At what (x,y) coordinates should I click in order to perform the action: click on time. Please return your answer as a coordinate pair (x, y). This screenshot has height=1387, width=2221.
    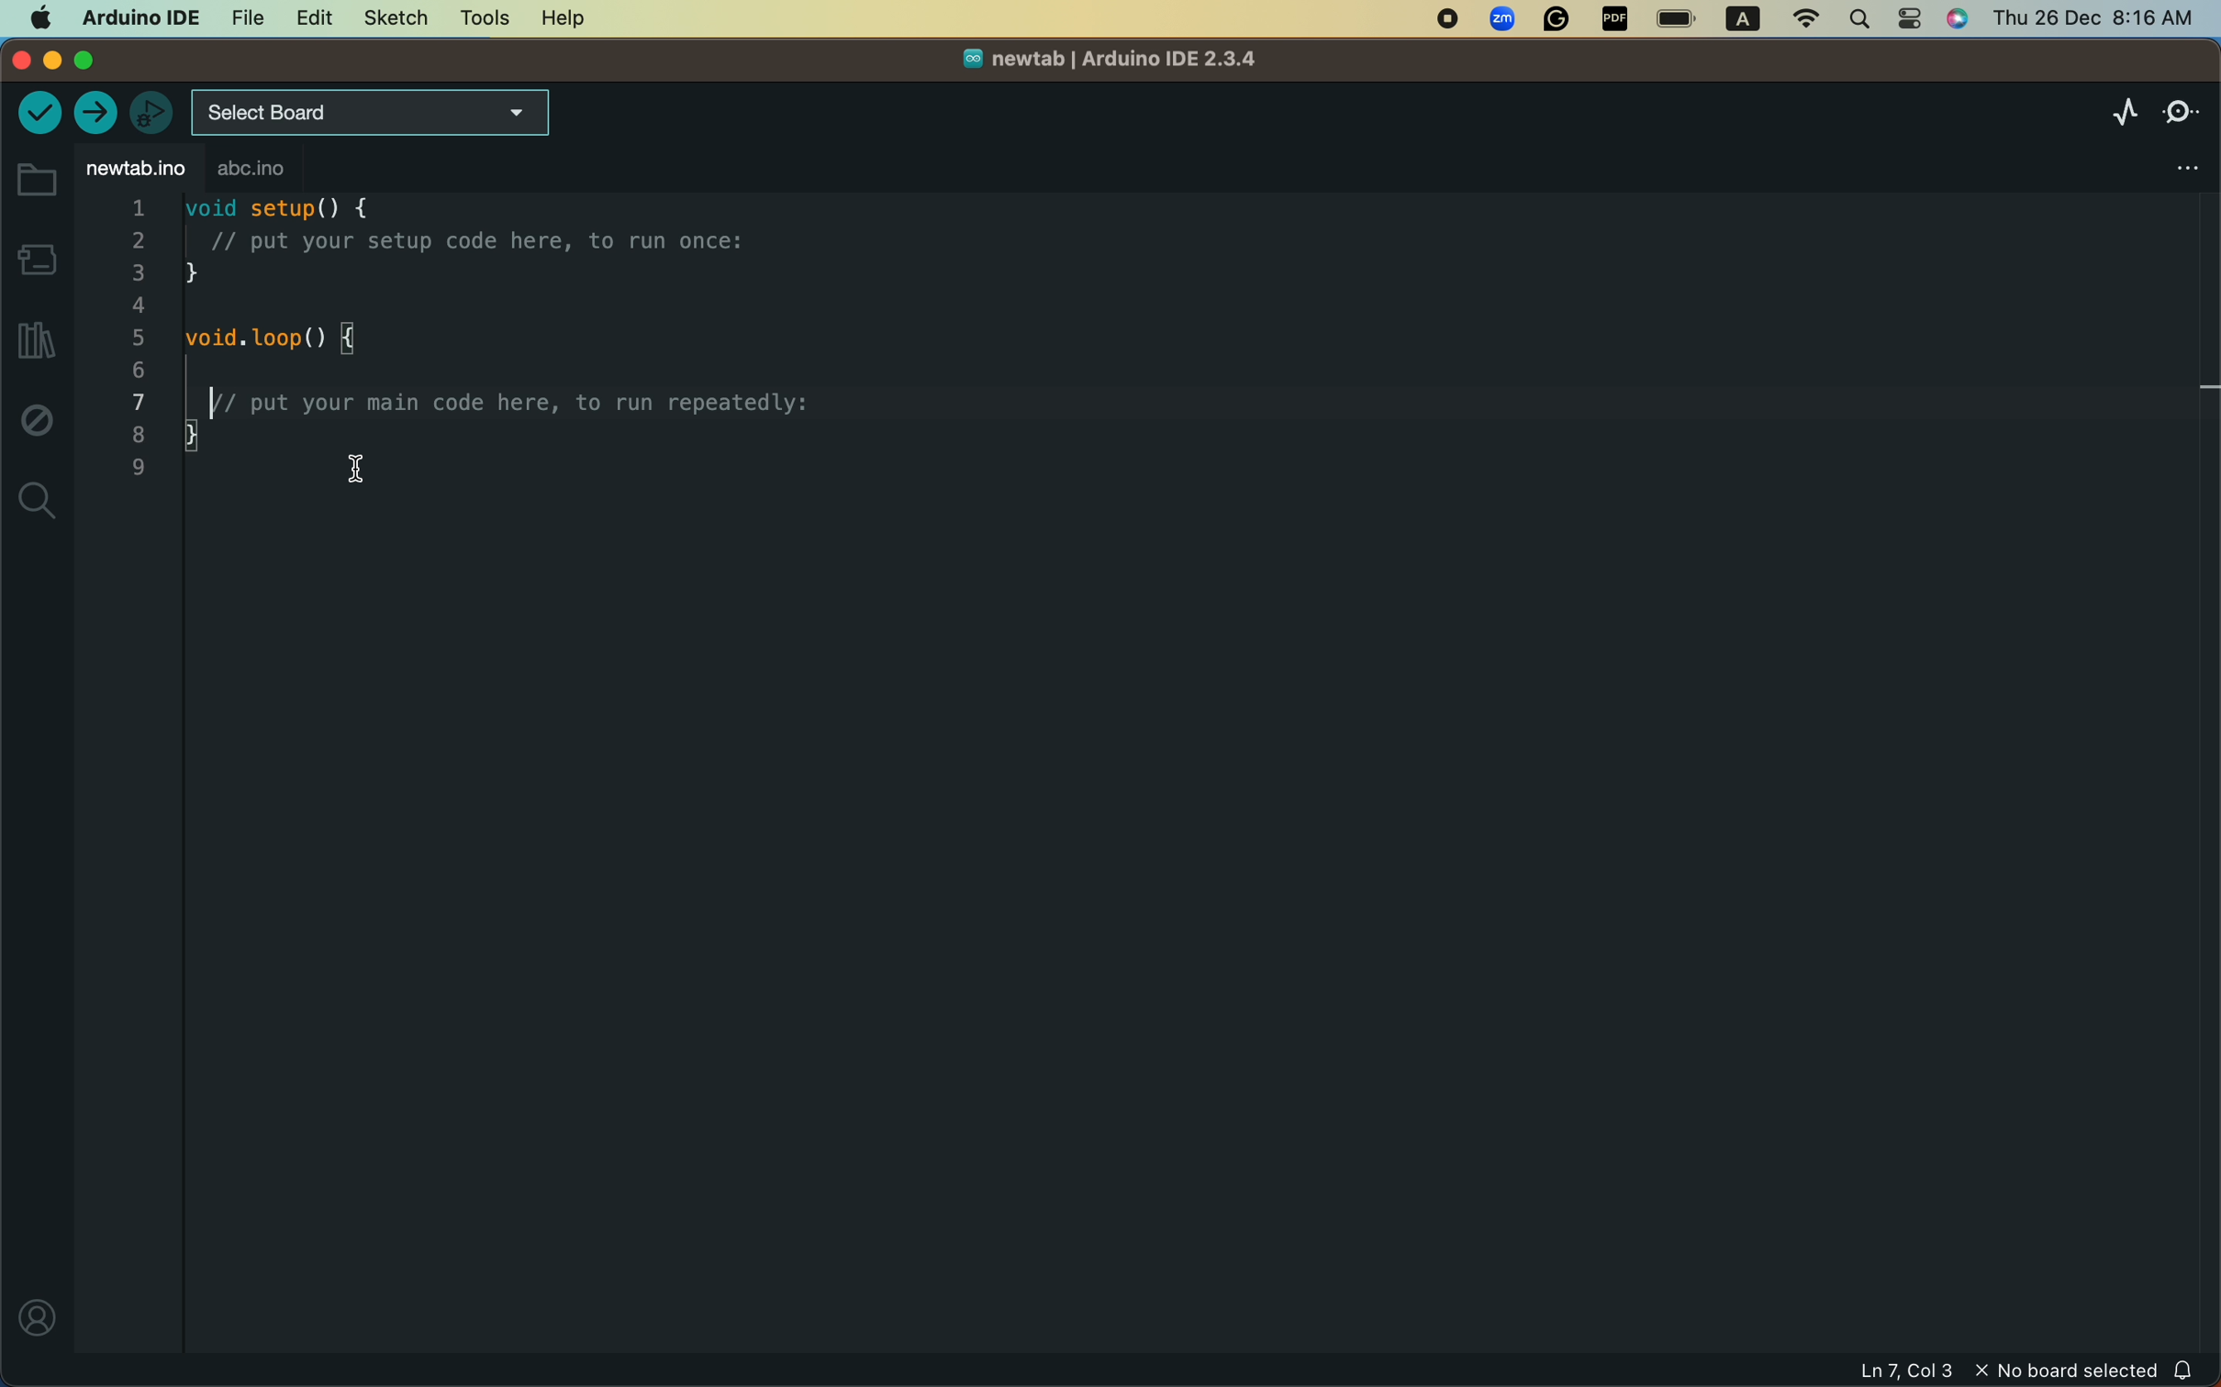
    Looking at the image, I should click on (2090, 17).